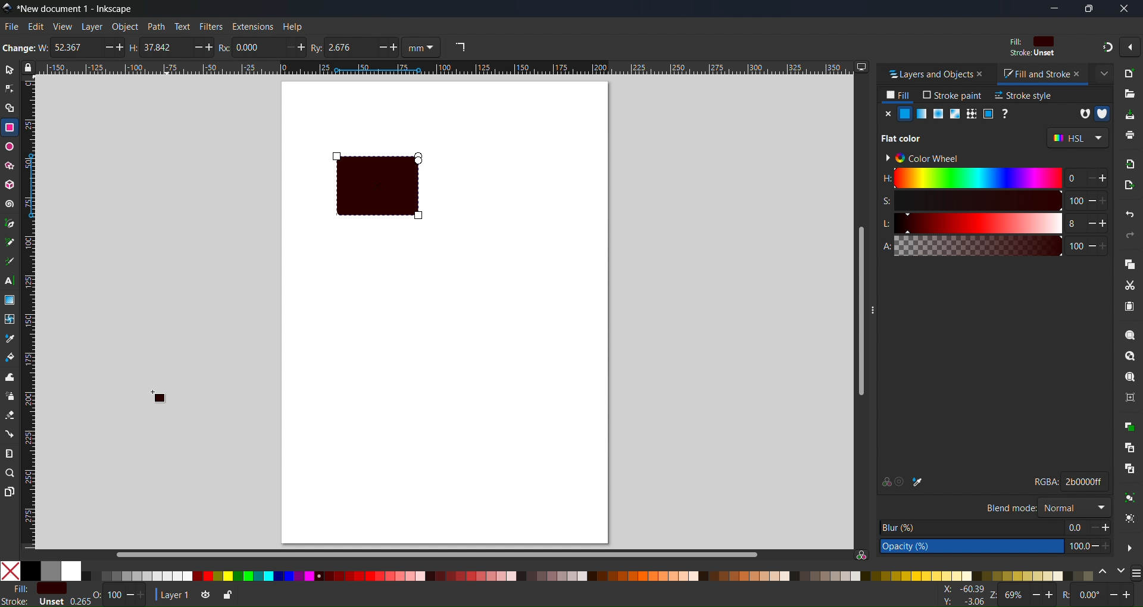 Image resolution: width=1143 pixels, height=607 pixels. What do you see at coordinates (861, 555) in the screenshot?
I see `Color managed mode` at bounding box center [861, 555].